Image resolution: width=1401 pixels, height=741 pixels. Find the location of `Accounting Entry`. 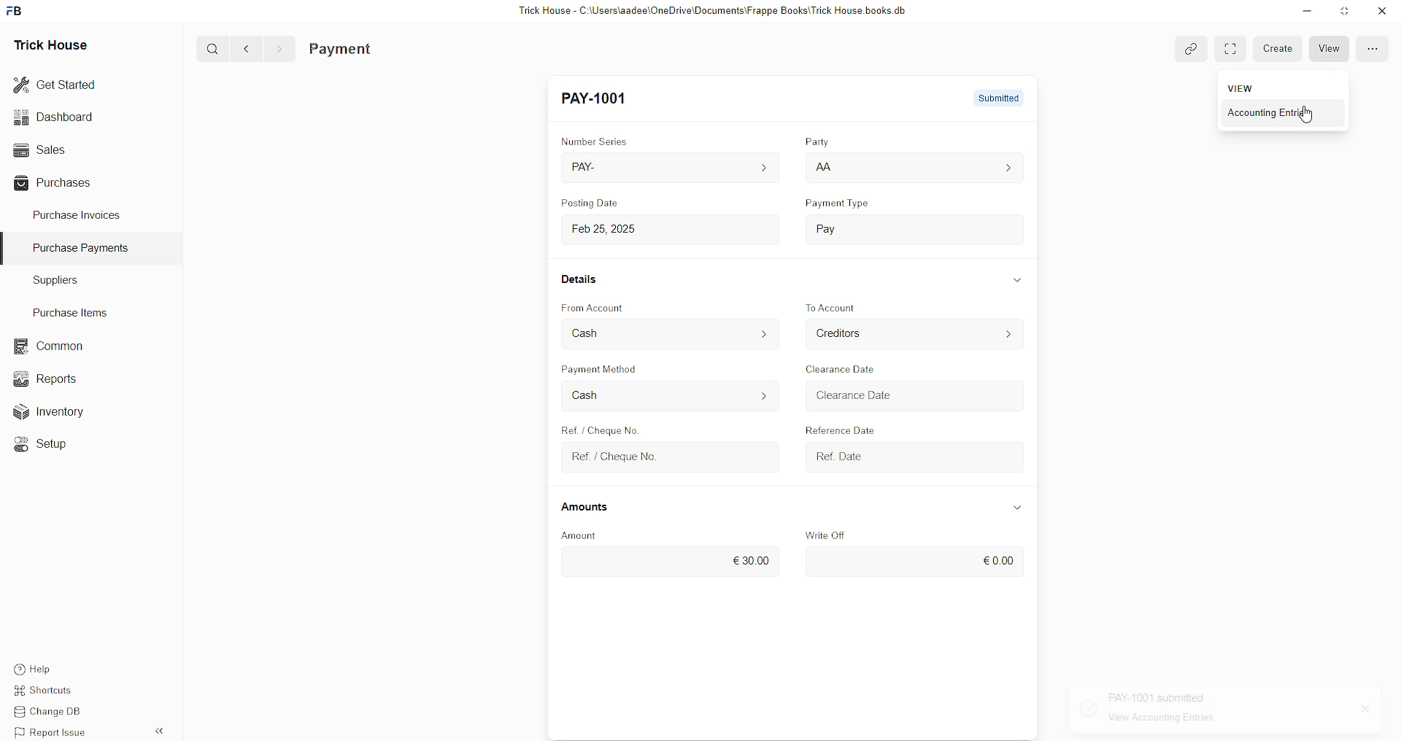

Accounting Entry is located at coordinates (1292, 114).